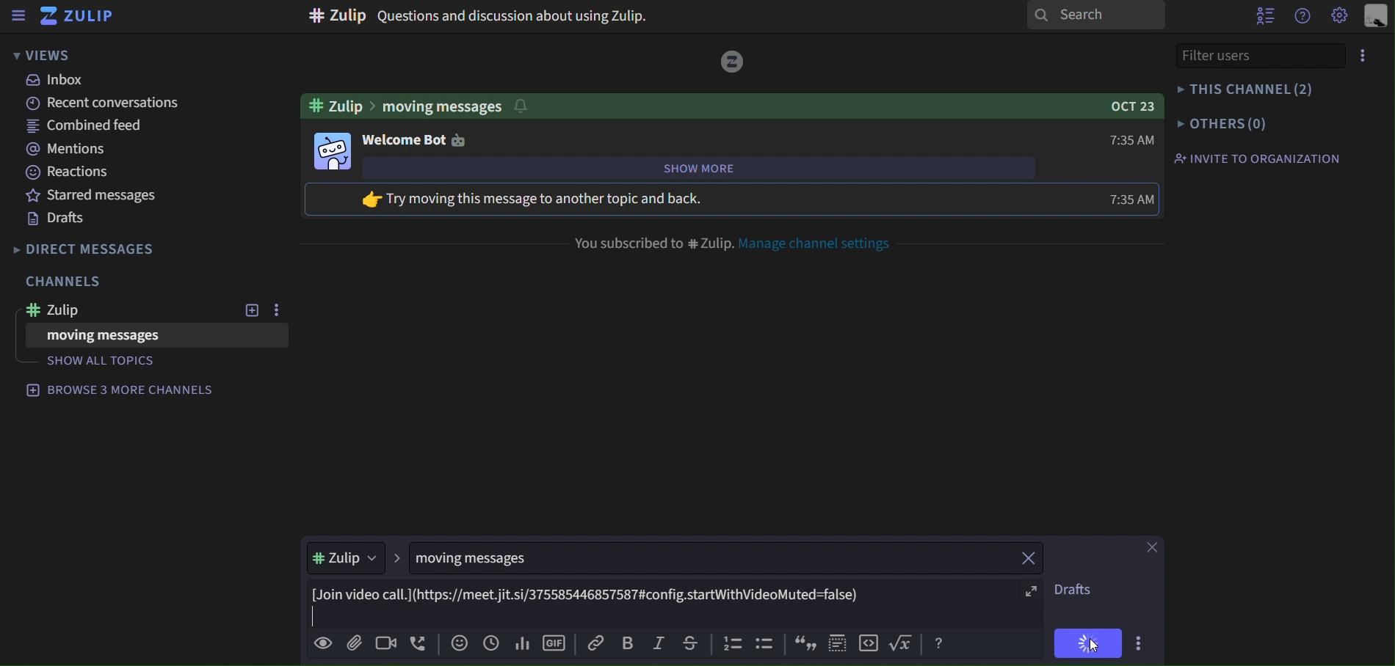 This screenshot has width=1395, height=666. Describe the element at coordinates (1097, 15) in the screenshot. I see `search` at that location.